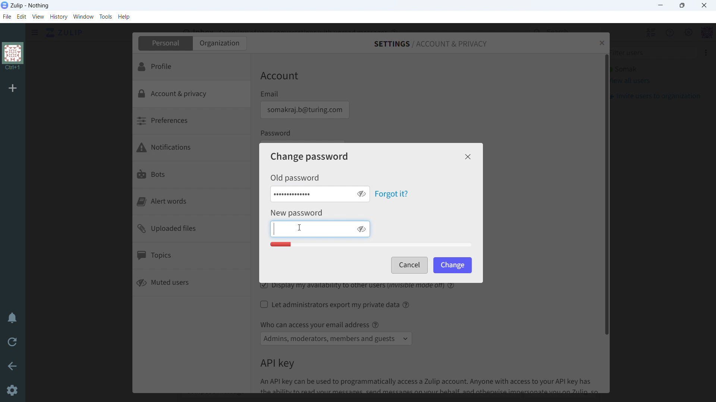 This screenshot has width=716, height=402. I want to click on enter new password, so click(310, 229).